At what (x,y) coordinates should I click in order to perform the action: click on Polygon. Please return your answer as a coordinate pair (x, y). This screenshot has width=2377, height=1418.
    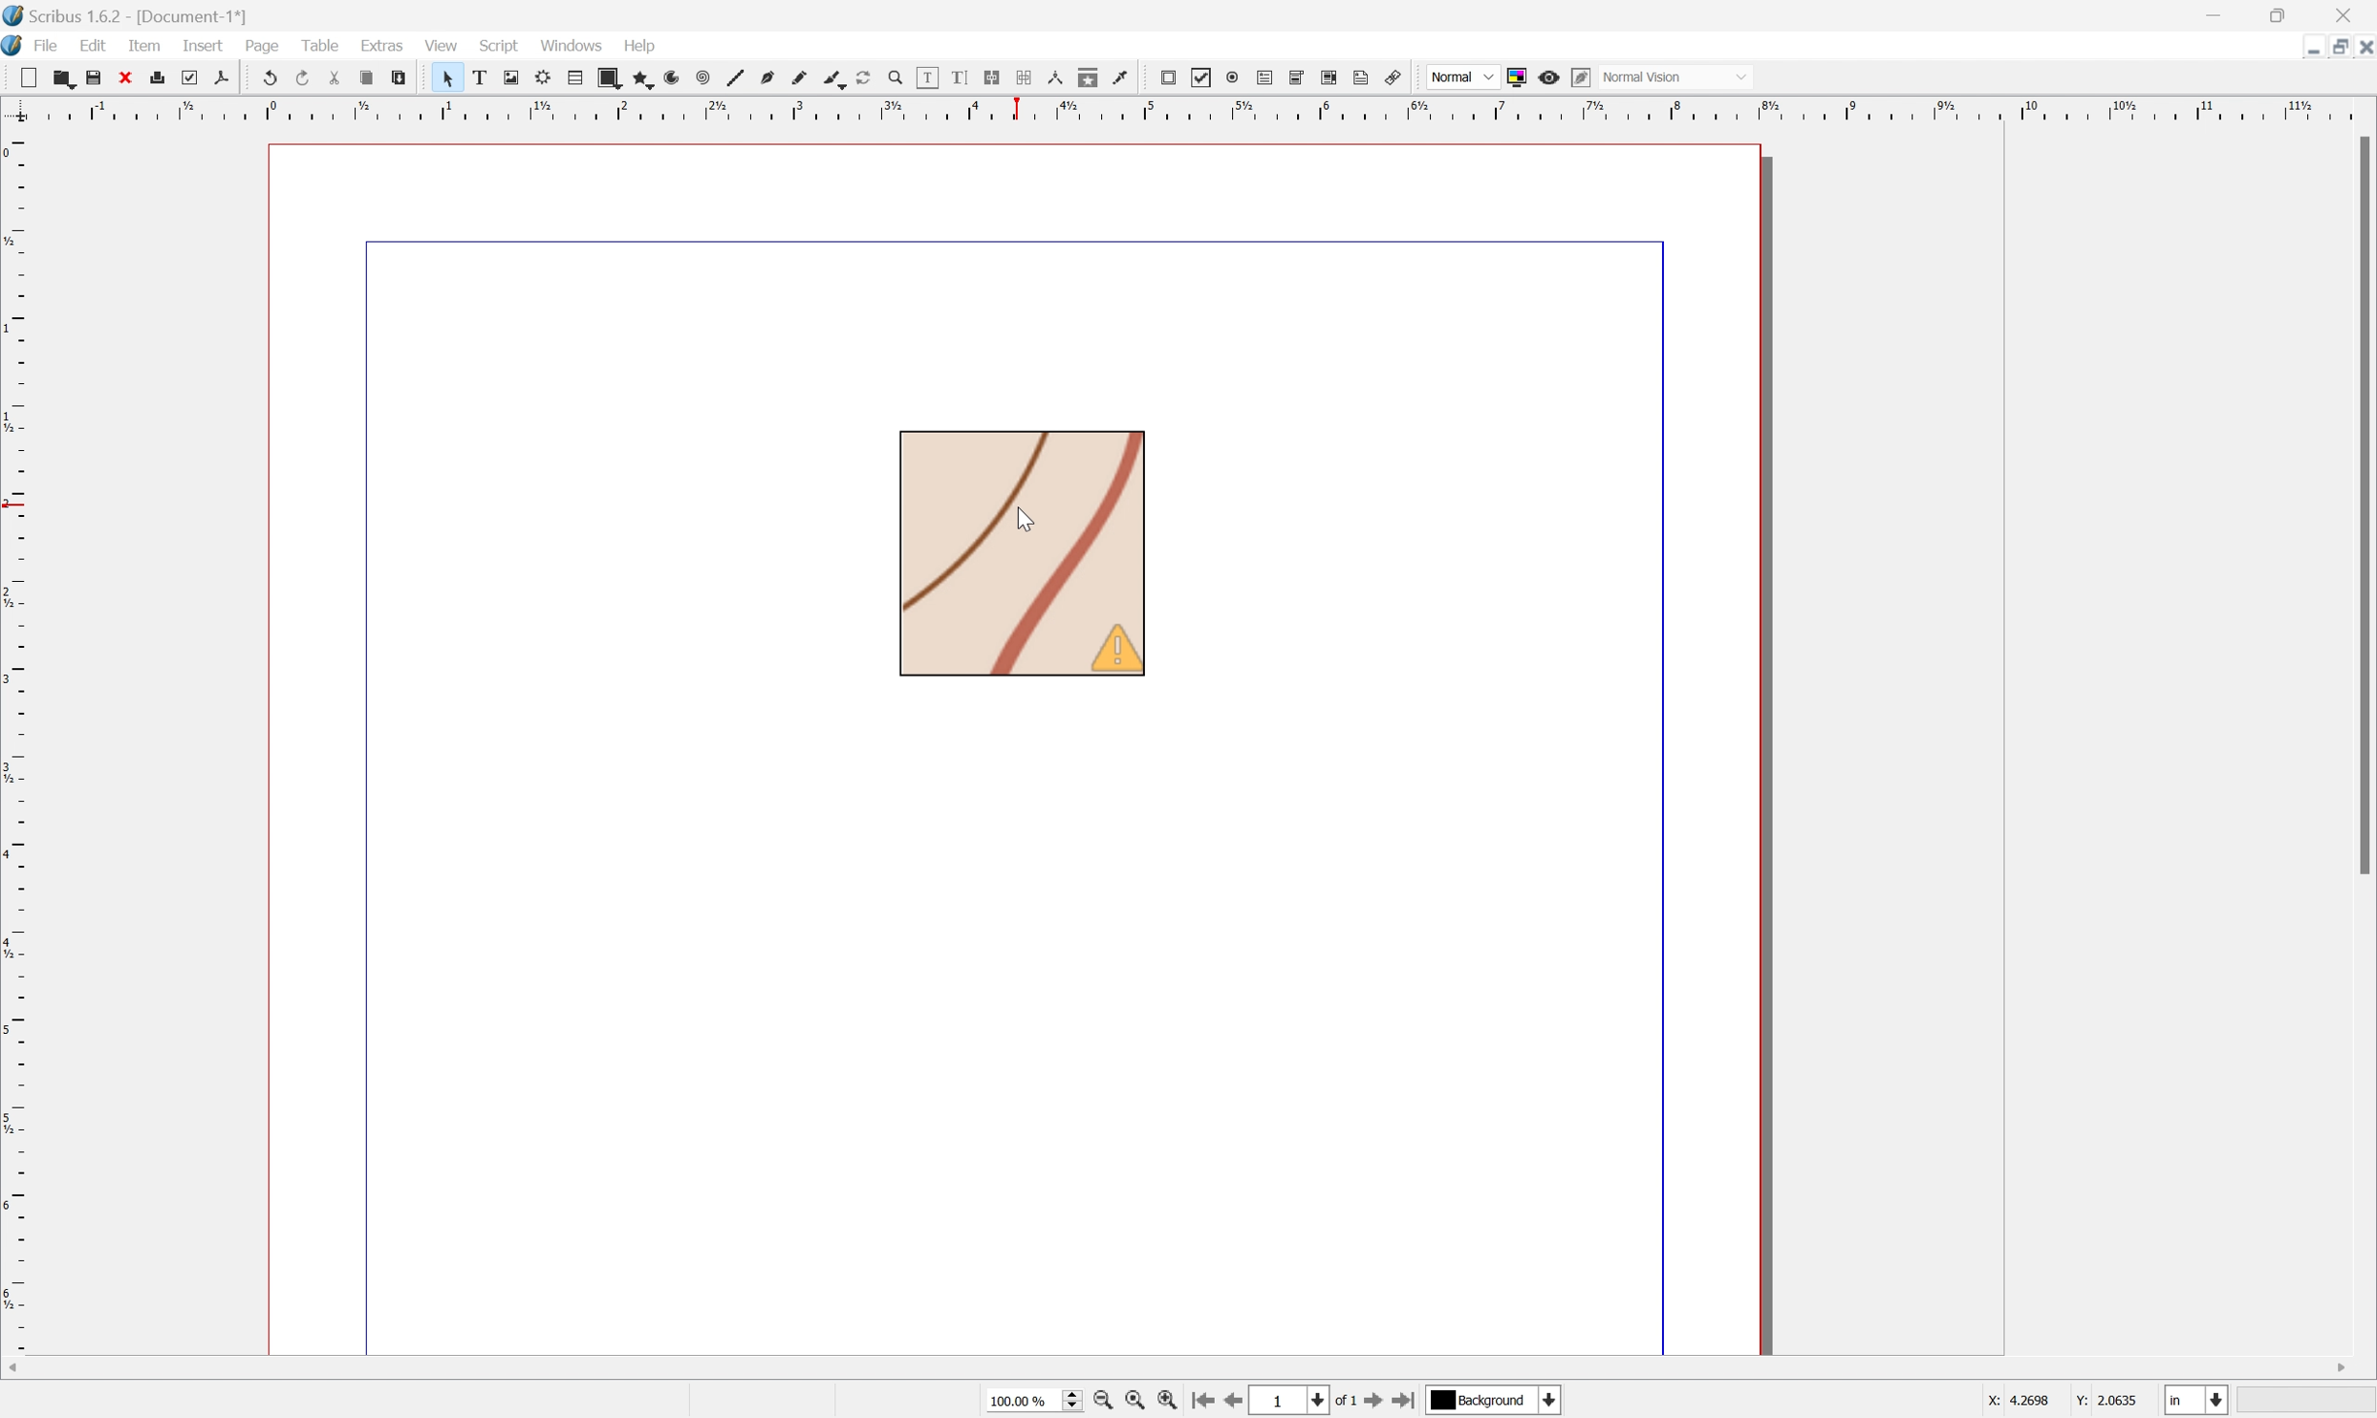
    Looking at the image, I should click on (644, 80).